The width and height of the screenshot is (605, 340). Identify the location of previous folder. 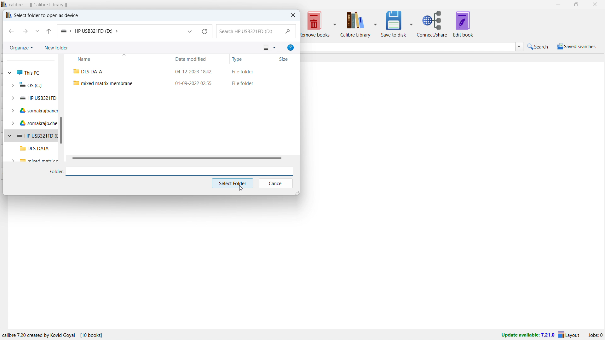
(11, 31).